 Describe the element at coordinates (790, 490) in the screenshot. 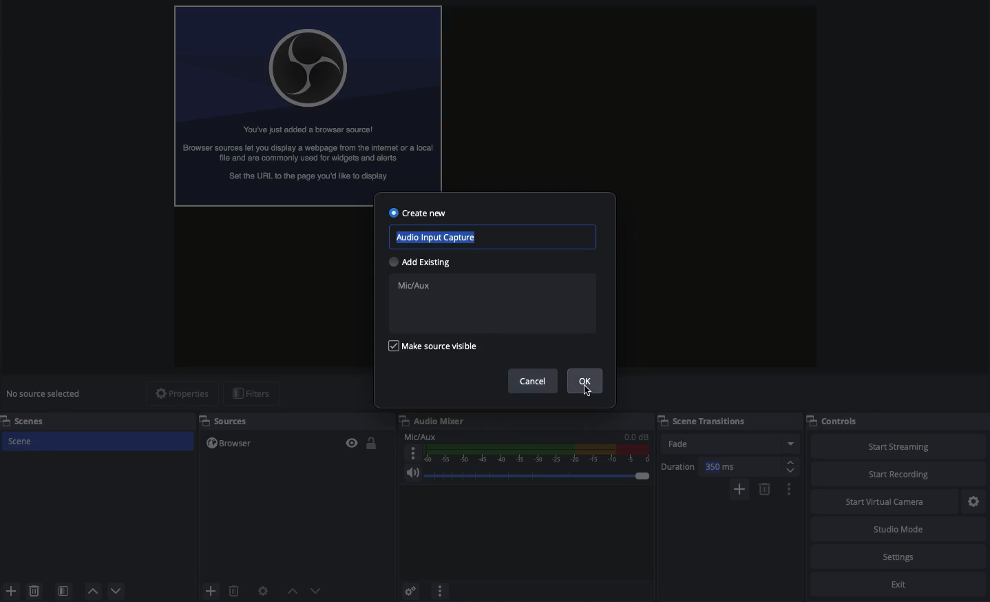

I see `Options` at that location.